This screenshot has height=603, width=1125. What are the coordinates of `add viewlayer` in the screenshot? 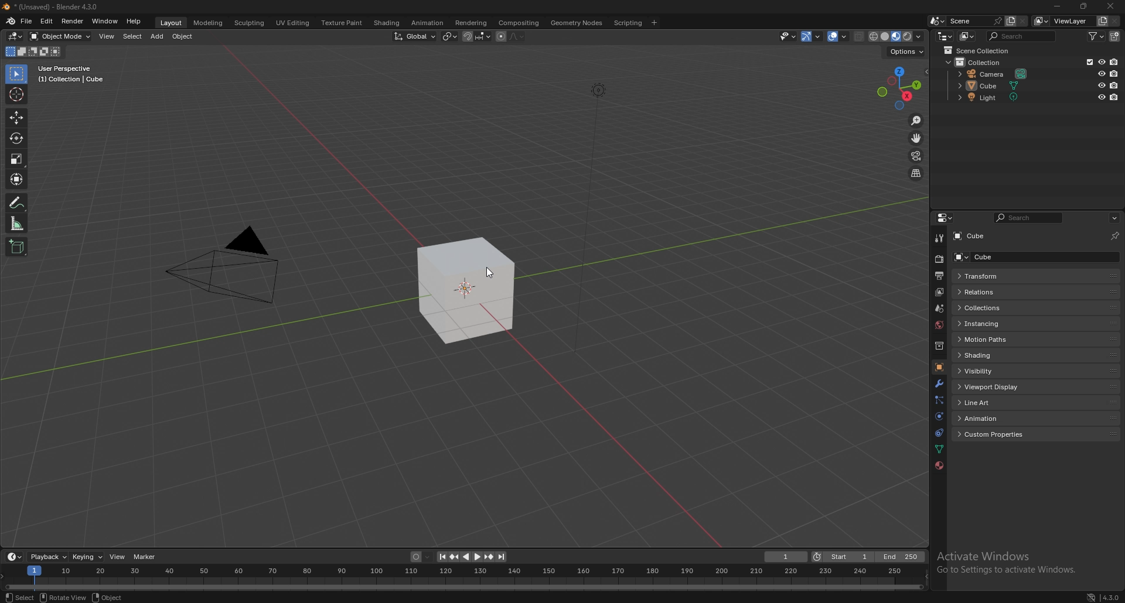 It's located at (1102, 21).